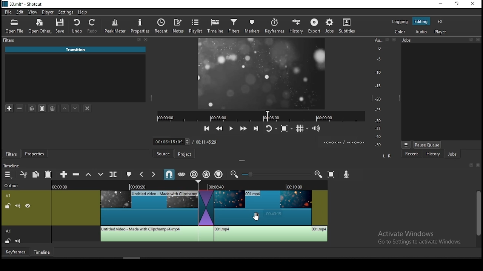 Image resolution: width=483 pixels, height=271 pixels. I want to click on save filter sets, so click(54, 109).